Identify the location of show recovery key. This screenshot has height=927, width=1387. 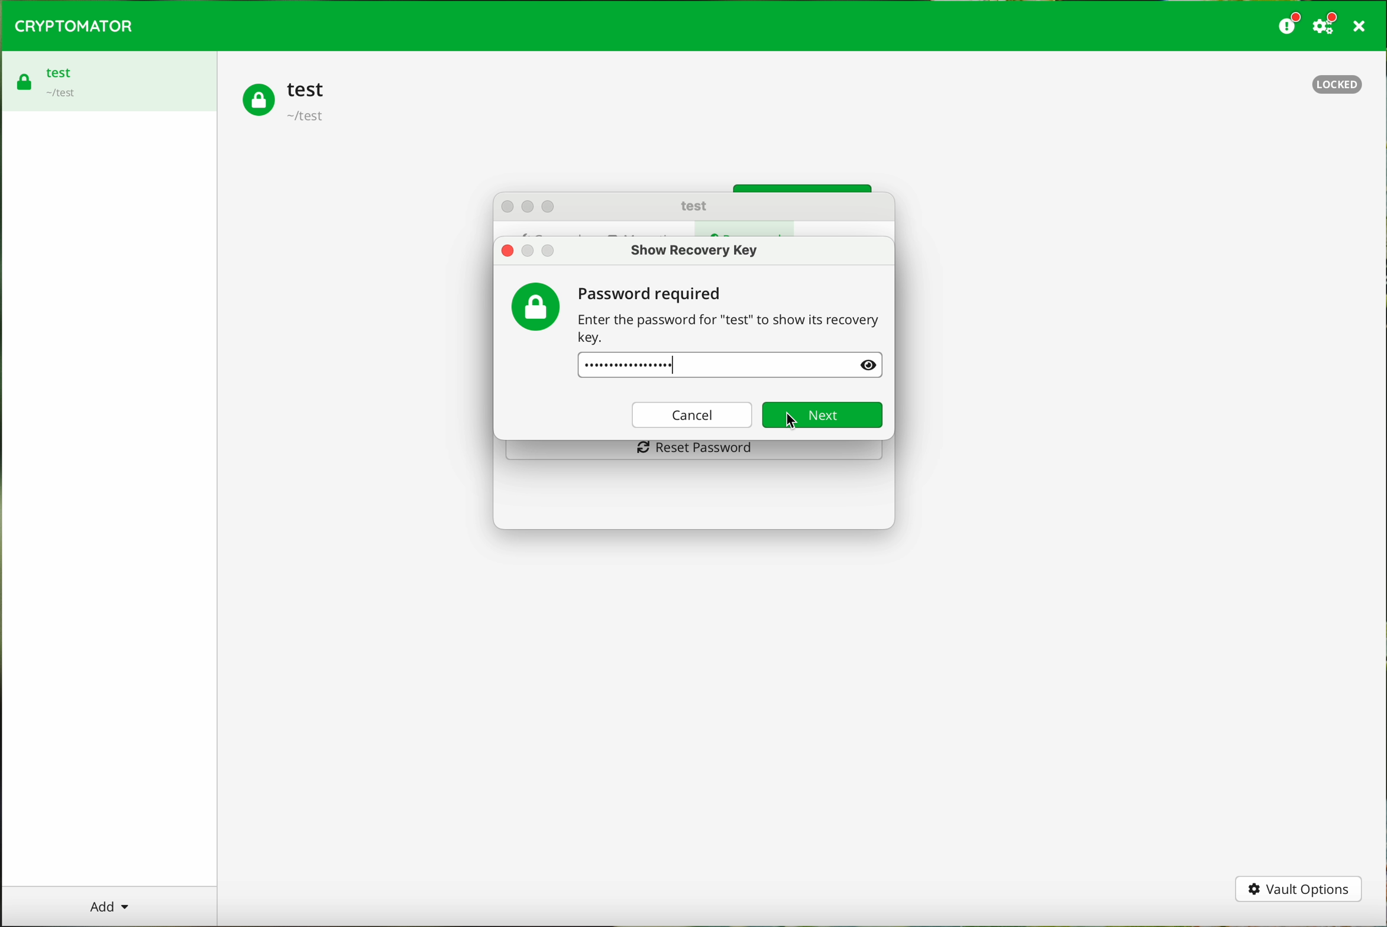
(693, 252).